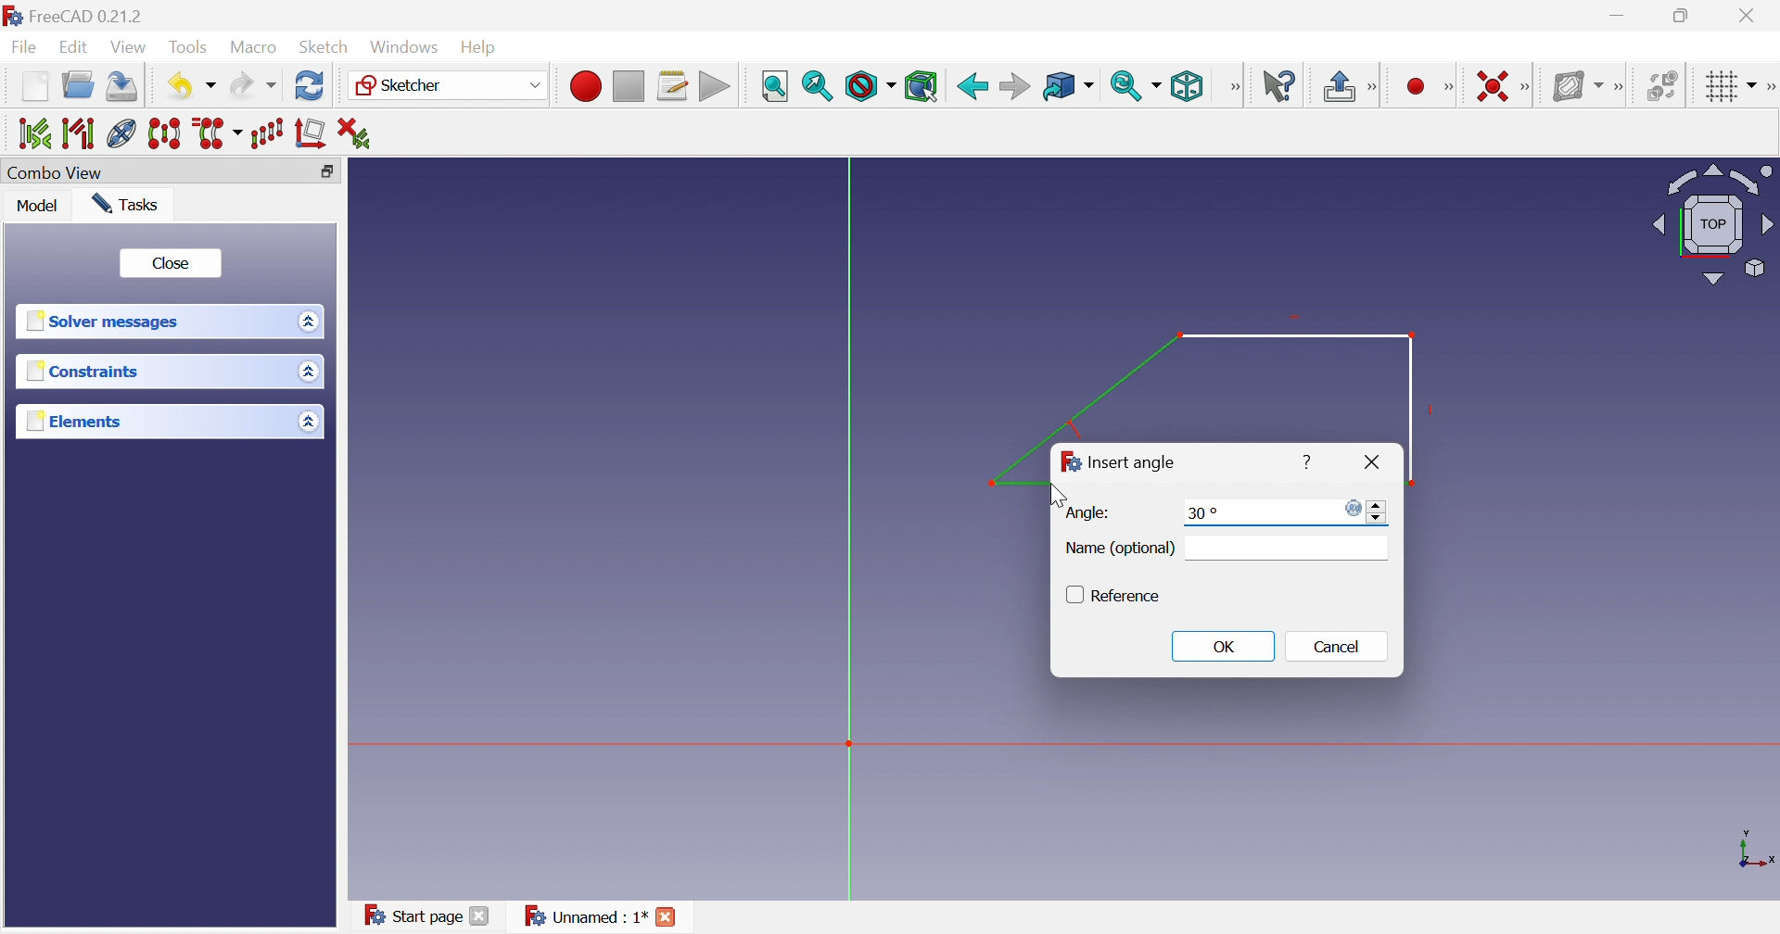  I want to click on Tasks, so click(130, 204).